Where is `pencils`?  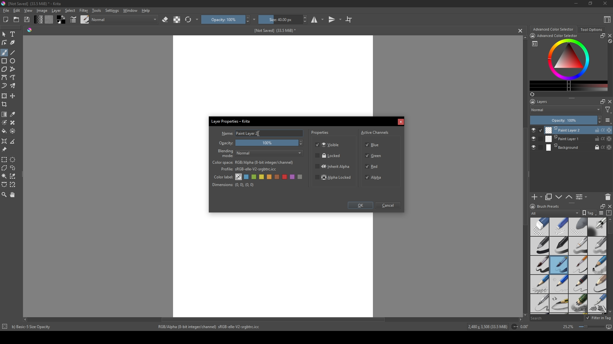
pencils is located at coordinates (578, 304).